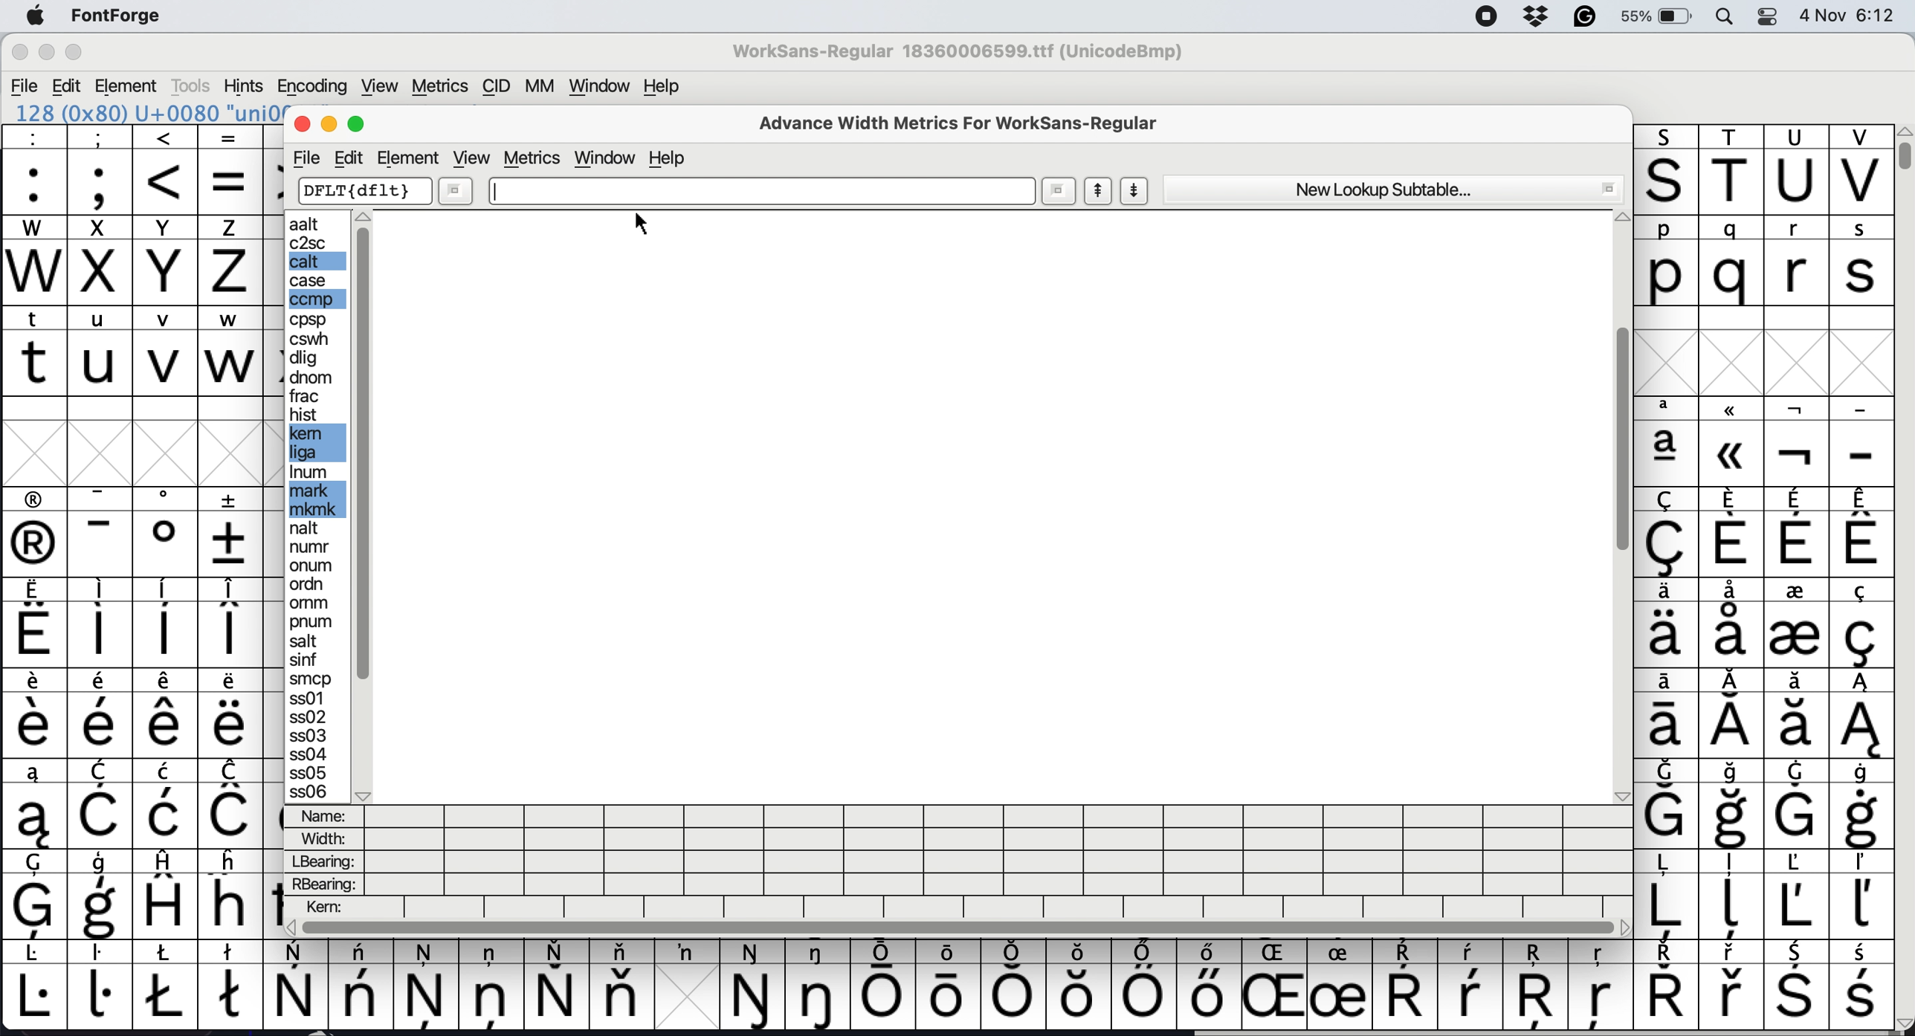 This screenshot has width=1915, height=1036. What do you see at coordinates (1759, 407) in the screenshot?
I see `special characters` at bounding box center [1759, 407].